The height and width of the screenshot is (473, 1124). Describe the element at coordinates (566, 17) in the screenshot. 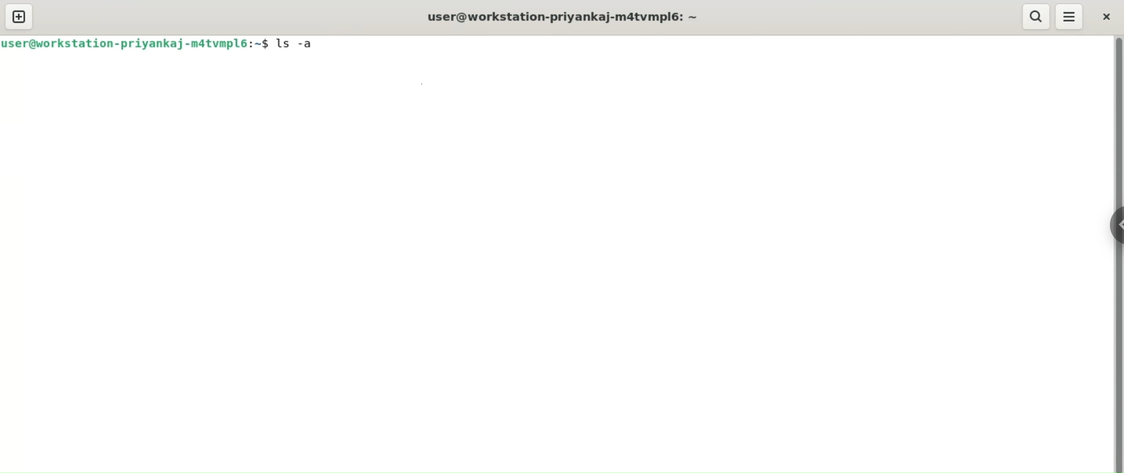

I see `user@workstation-priyankaj-m4tvmpl6: ~` at that location.